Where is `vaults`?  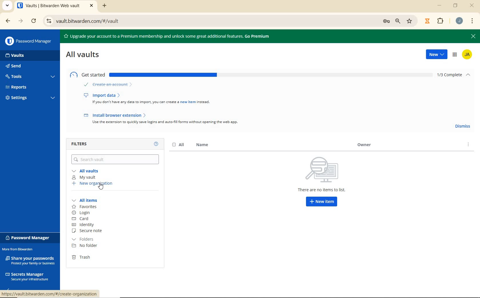
vaults is located at coordinates (20, 56).